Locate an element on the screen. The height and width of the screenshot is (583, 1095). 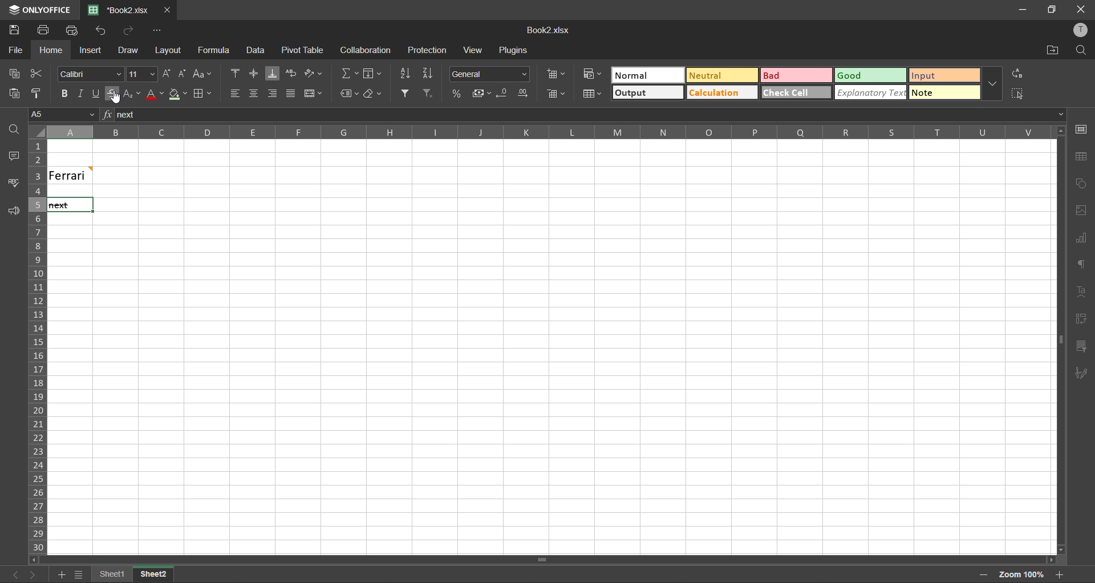
check cell is located at coordinates (797, 93).